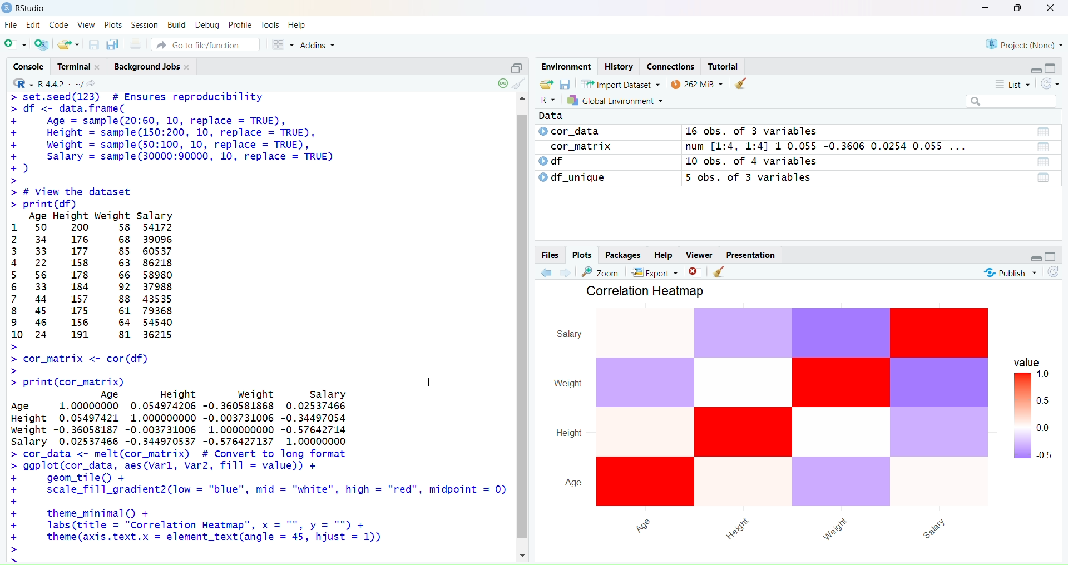 Image resolution: width=1068 pixels, height=565 pixels. What do you see at coordinates (615, 100) in the screenshot?
I see `Global environment` at bounding box center [615, 100].